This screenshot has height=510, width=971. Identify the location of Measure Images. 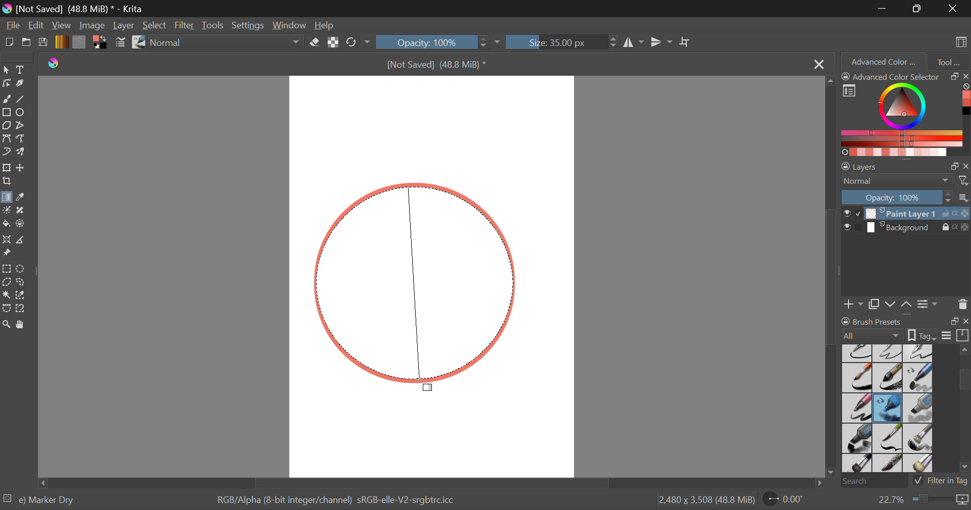
(22, 241).